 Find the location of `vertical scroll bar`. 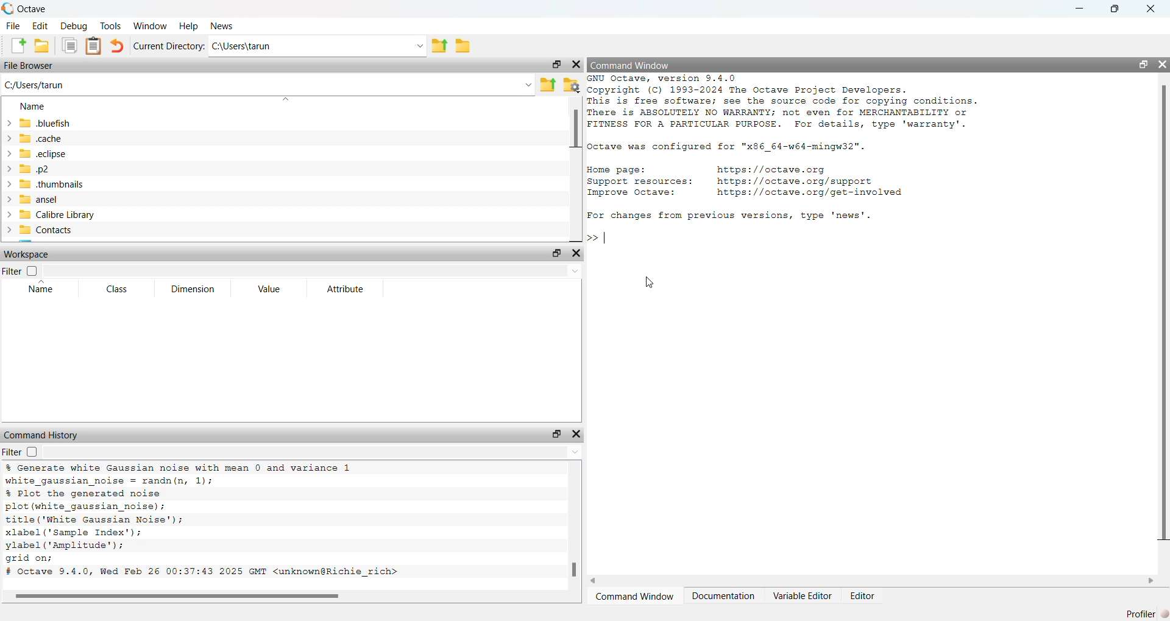

vertical scroll bar is located at coordinates (572, 527).